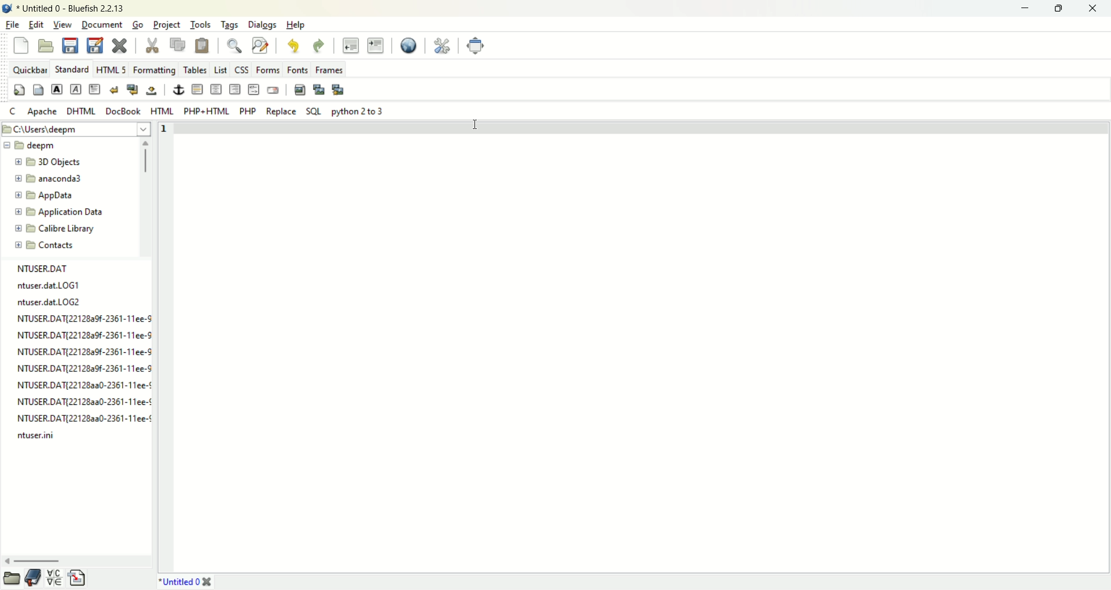 Image resolution: width=1111 pixels, height=590 pixels. I want to click on ntuser.dat.LOG1, so click(49, 283).